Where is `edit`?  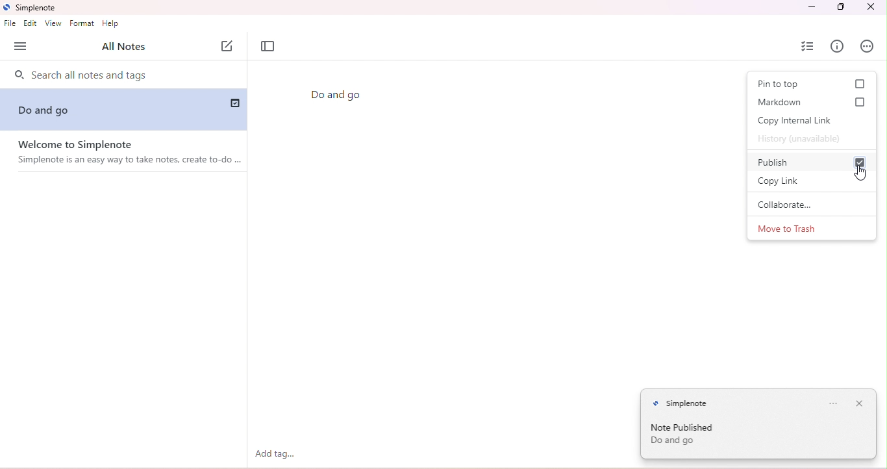
edit is located at coordinates (31, 23).